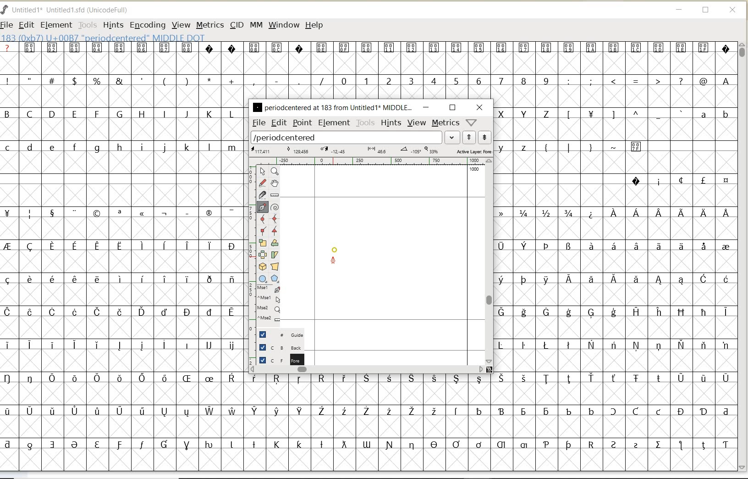  I want to click on special characters, so click(488, 415).